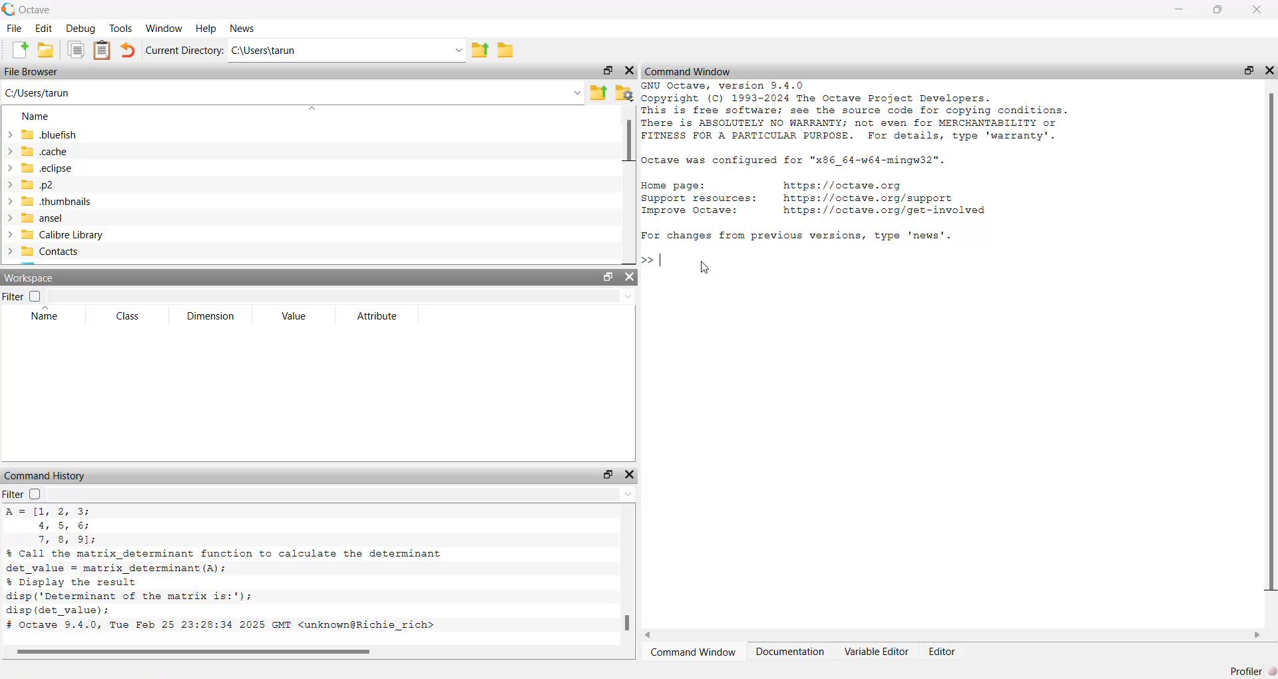 This screenshot has width=1278, height=679. What do you see at coordinates (33, 185) in the screenshot?
I see `.p2` at bounding box center [33, 185].